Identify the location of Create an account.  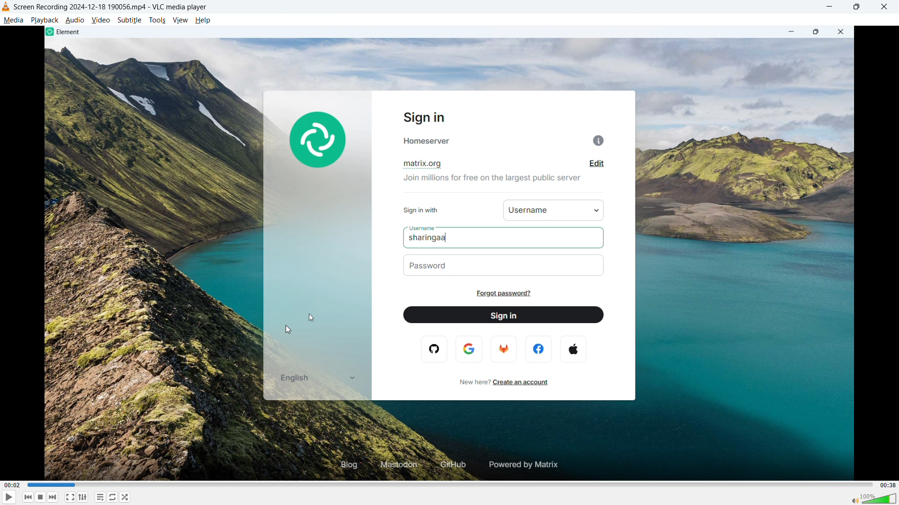
(524, 382).